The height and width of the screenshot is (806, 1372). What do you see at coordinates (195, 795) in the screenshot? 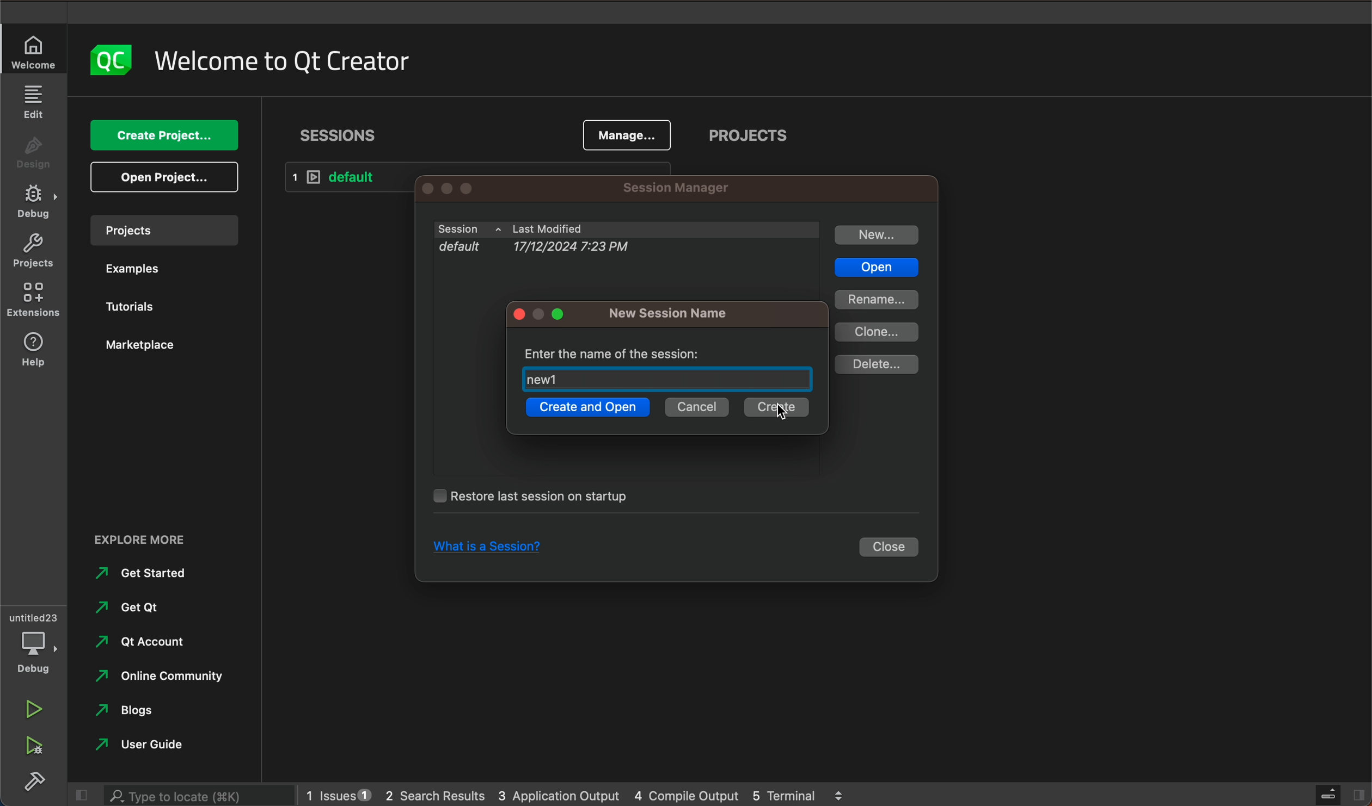
I see `searchbar` at bounding box center [195, 795].